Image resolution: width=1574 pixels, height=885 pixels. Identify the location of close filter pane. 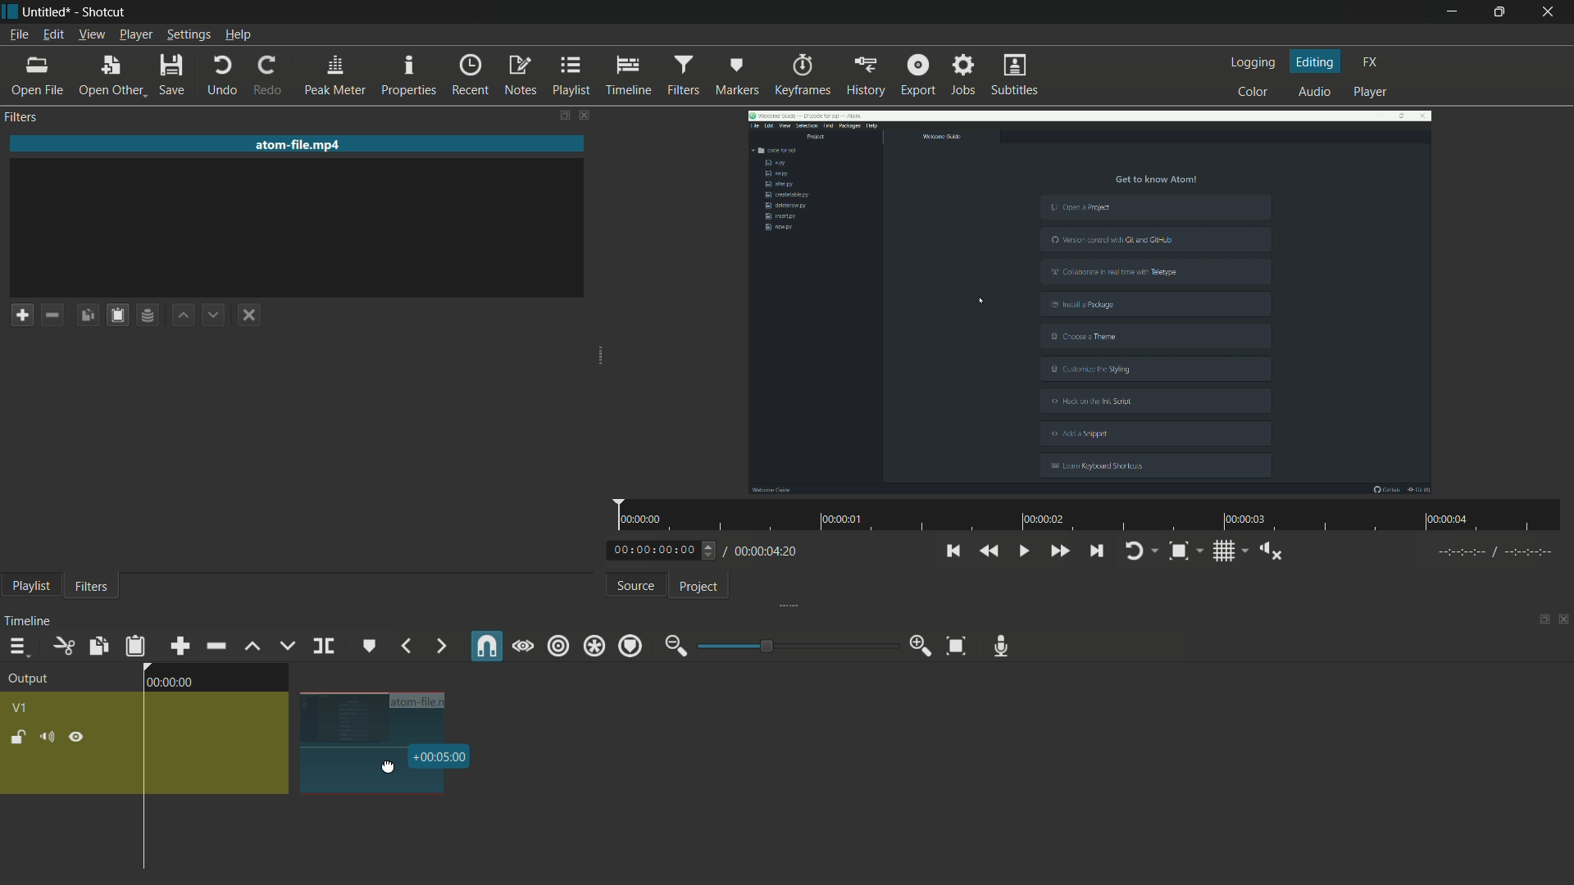
(587, 114).